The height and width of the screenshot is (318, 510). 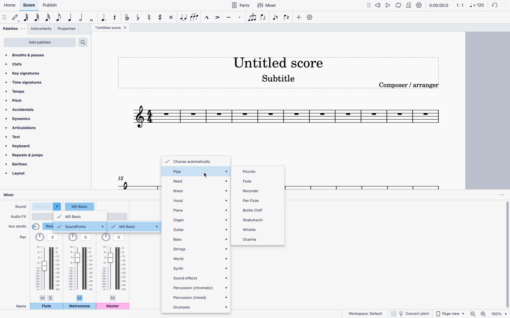 I want to click on flip direction, so click(x=264, y=18).